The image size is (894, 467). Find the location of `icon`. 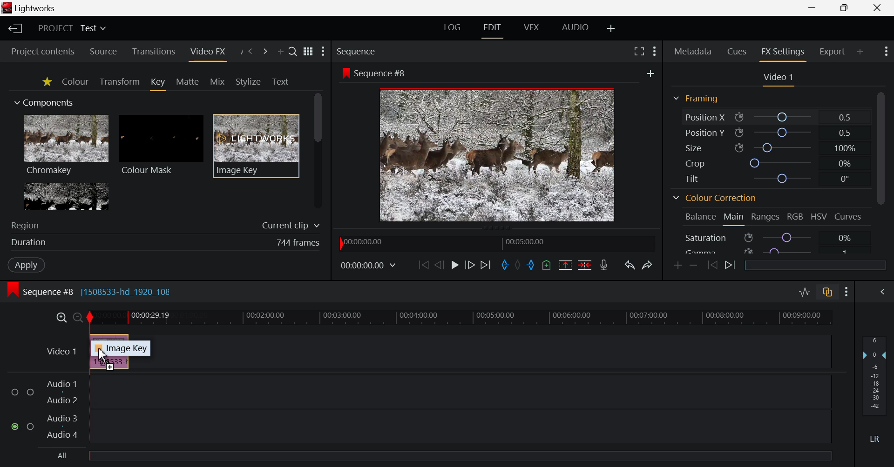

icon is located at coordinates (738, 133).